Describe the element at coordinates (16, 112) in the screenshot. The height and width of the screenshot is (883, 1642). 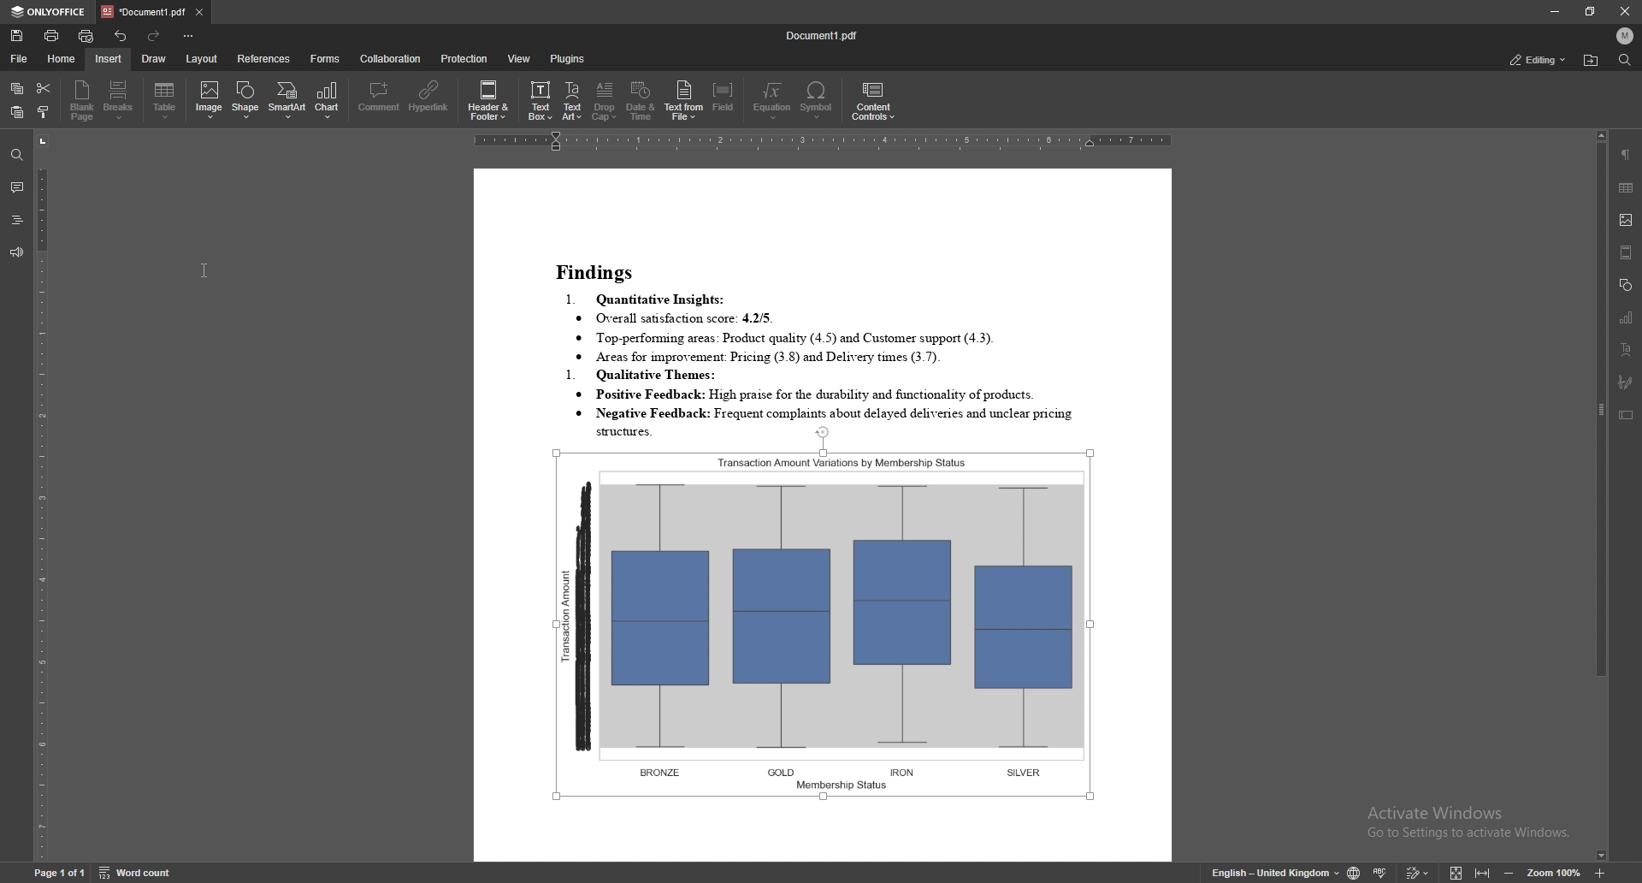
I see `paste` at that location.